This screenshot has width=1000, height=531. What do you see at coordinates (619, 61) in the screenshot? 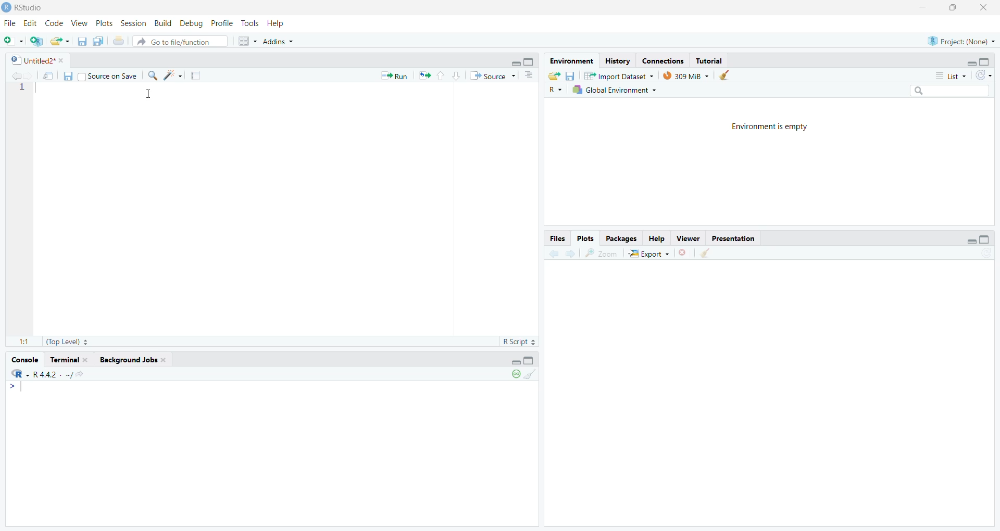
I see `History` at bounding box center [619, 61].